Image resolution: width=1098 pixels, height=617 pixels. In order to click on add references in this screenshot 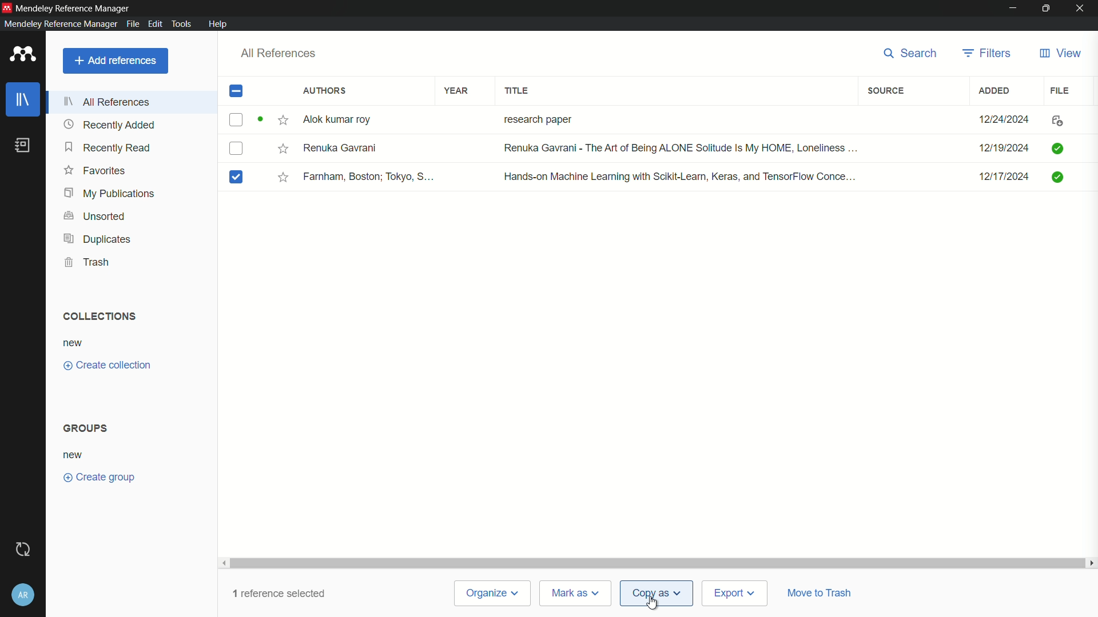, I will do `click(114, 61)`.